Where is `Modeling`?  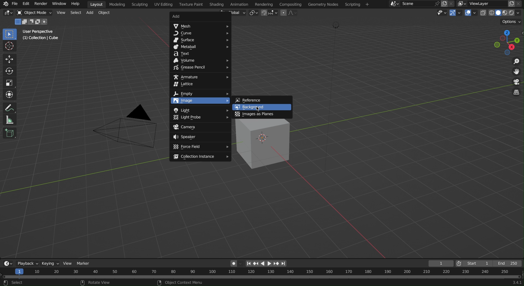
Modeling is located at coordinates (118, 4).